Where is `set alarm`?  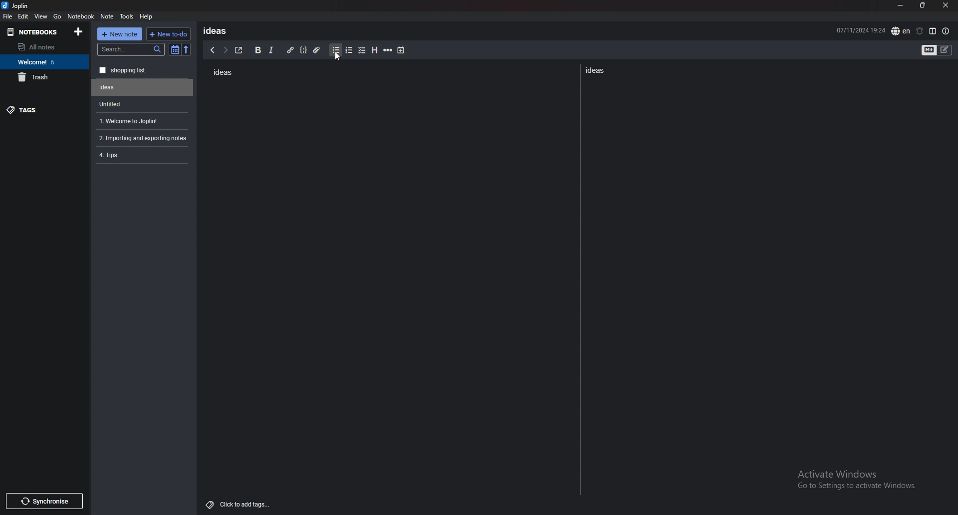
set alarm is located at coordinates (919, 31).